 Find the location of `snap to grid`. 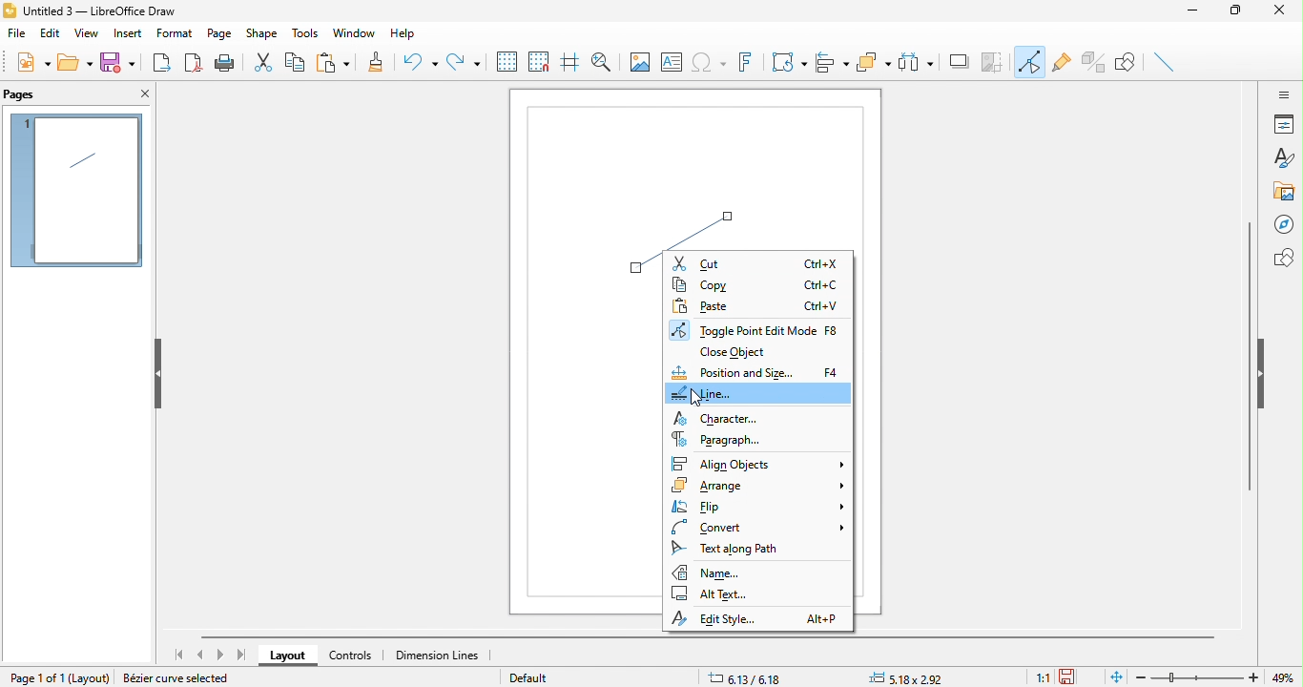

snap to grid is located at coordinates (538, 62).